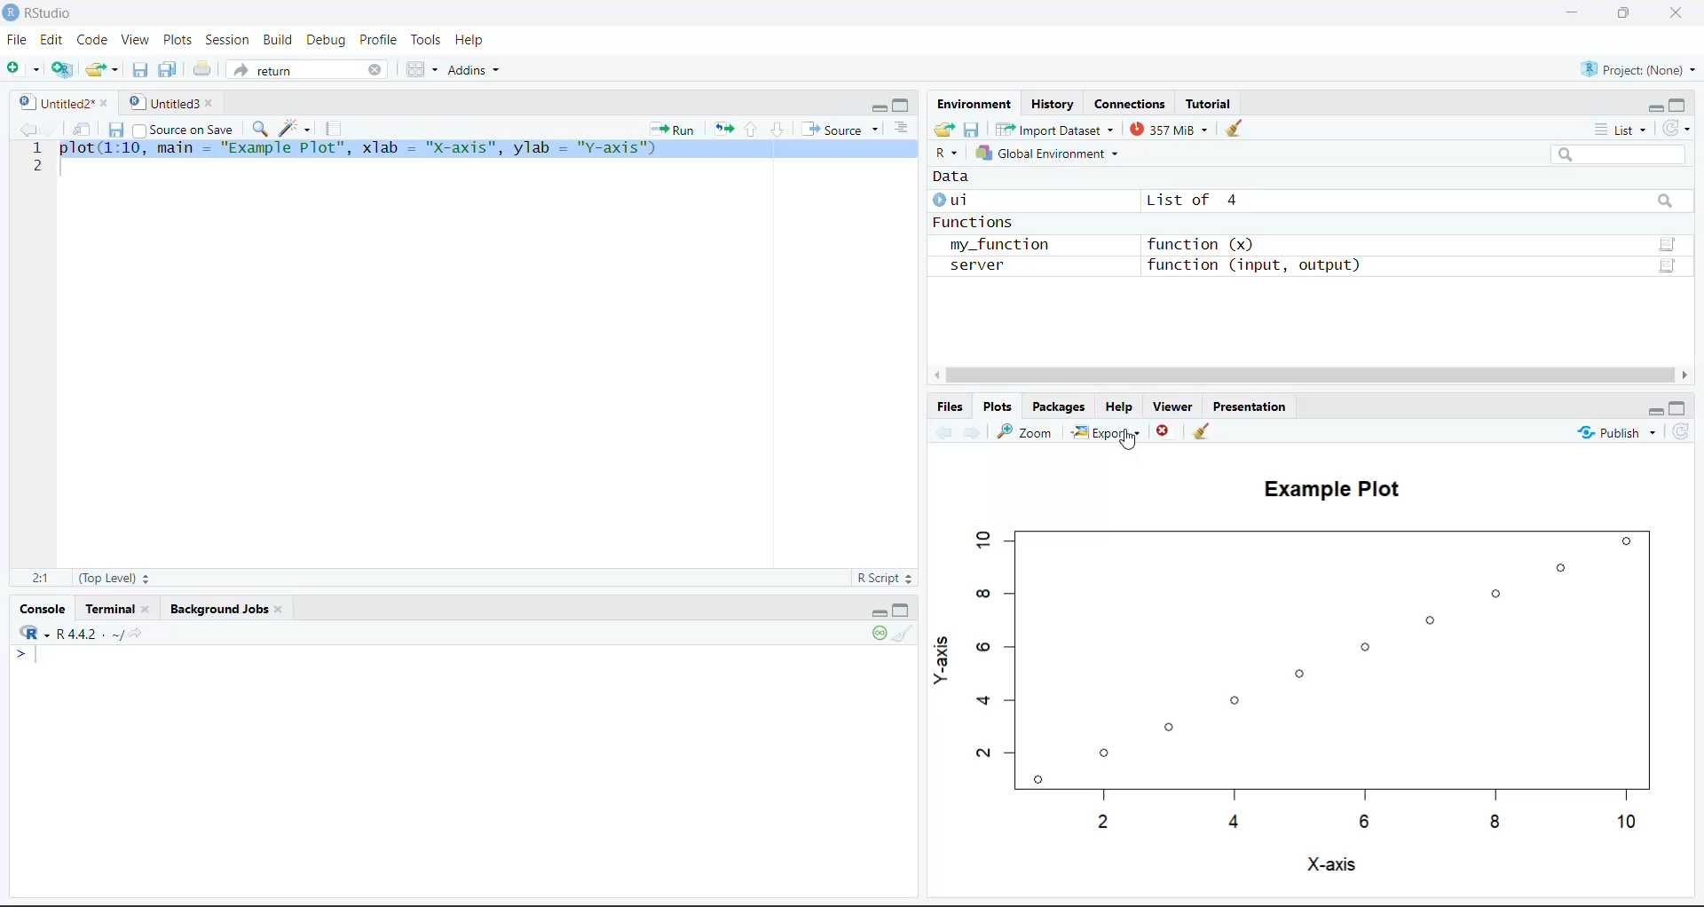 The width and height of the screenshot is (1704, 907). What do you see at coordinates (1053, 129) in the screenshot?
I see `Import Dataset` at bounding box center [1053, 129].